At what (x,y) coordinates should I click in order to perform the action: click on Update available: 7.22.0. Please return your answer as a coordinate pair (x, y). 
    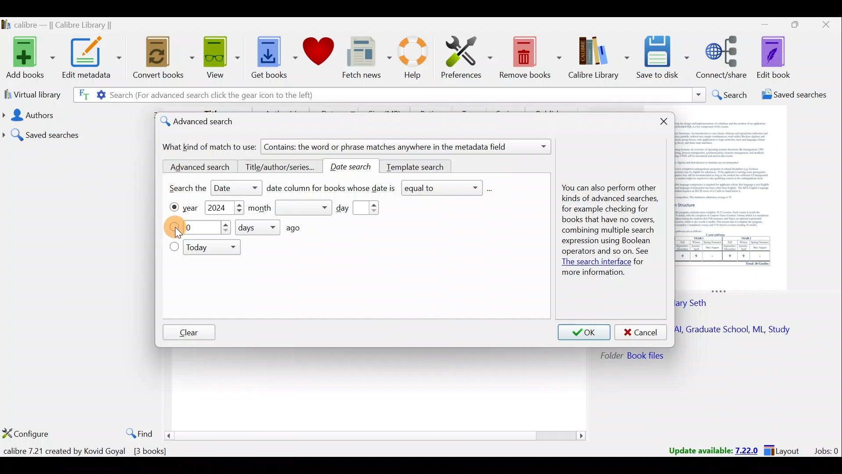
    Looking at the image, I should click on (709, 449).